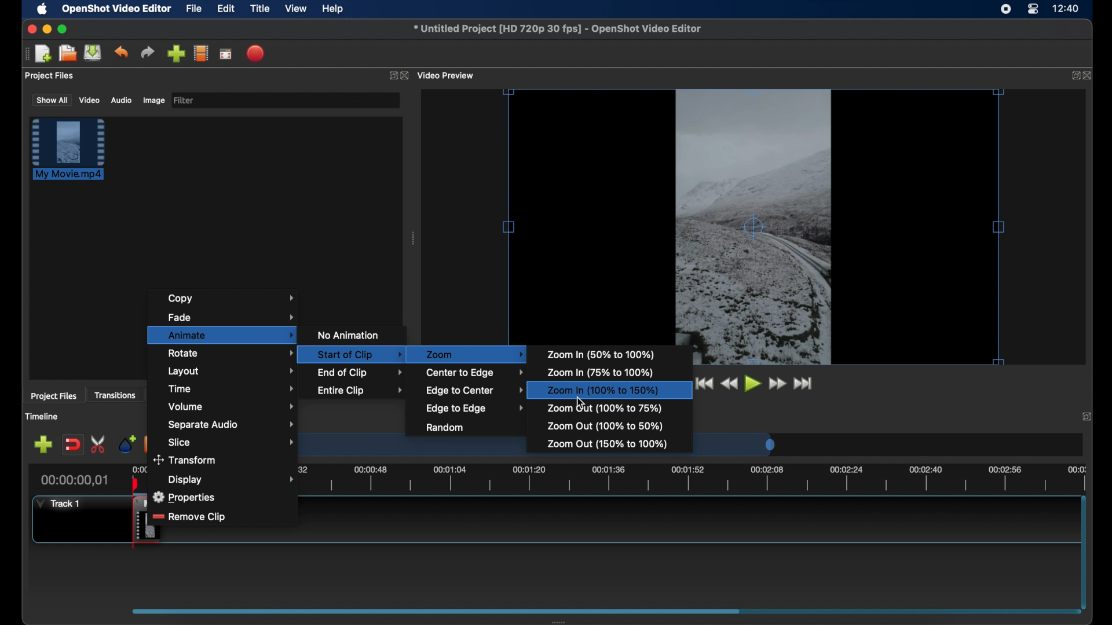 This screenshot has width=1112, height=625. I want to click on zoom in, so click(605, 391).